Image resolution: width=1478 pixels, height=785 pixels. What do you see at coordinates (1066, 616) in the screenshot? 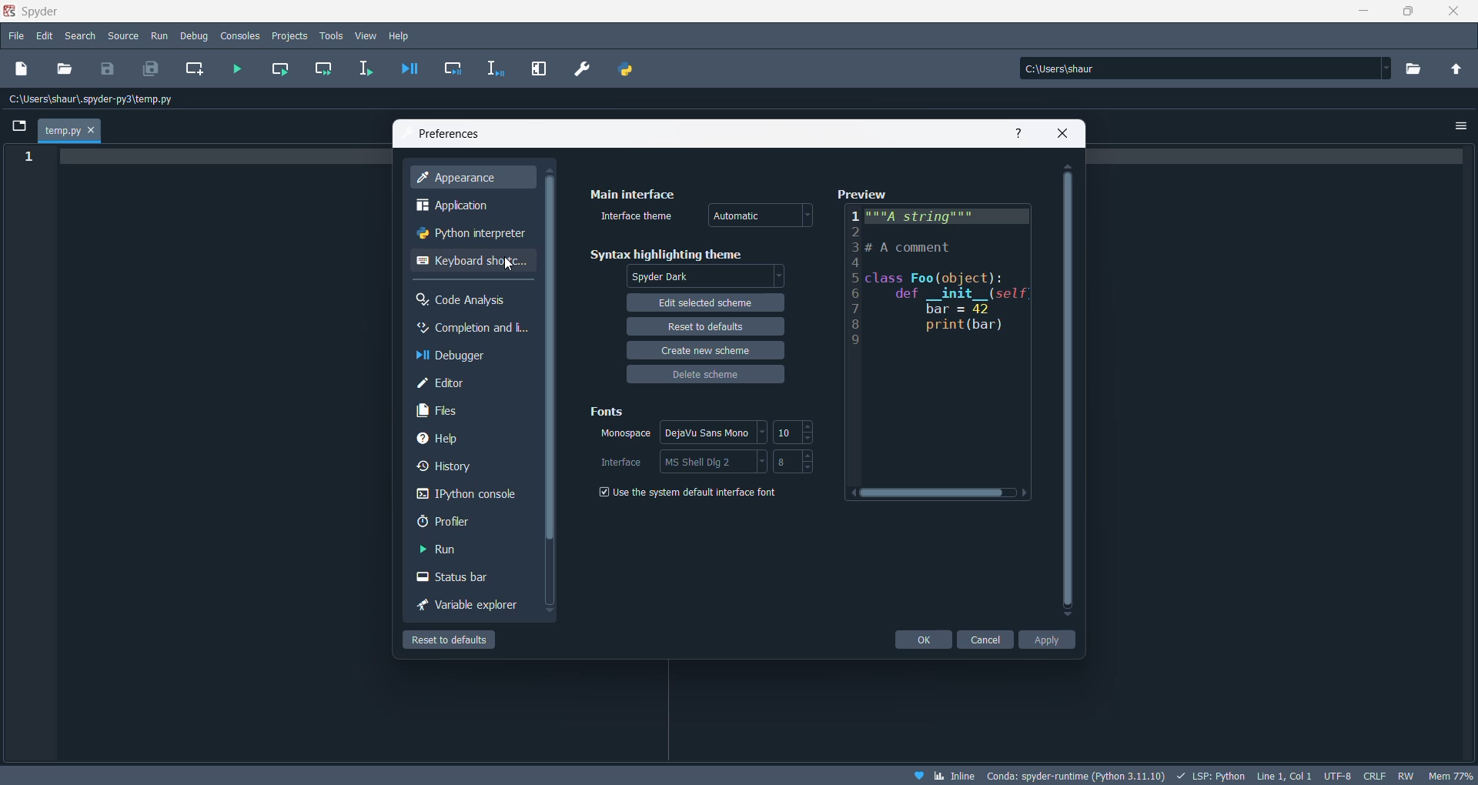
I see `move down` at bounding box center [1066, 616].